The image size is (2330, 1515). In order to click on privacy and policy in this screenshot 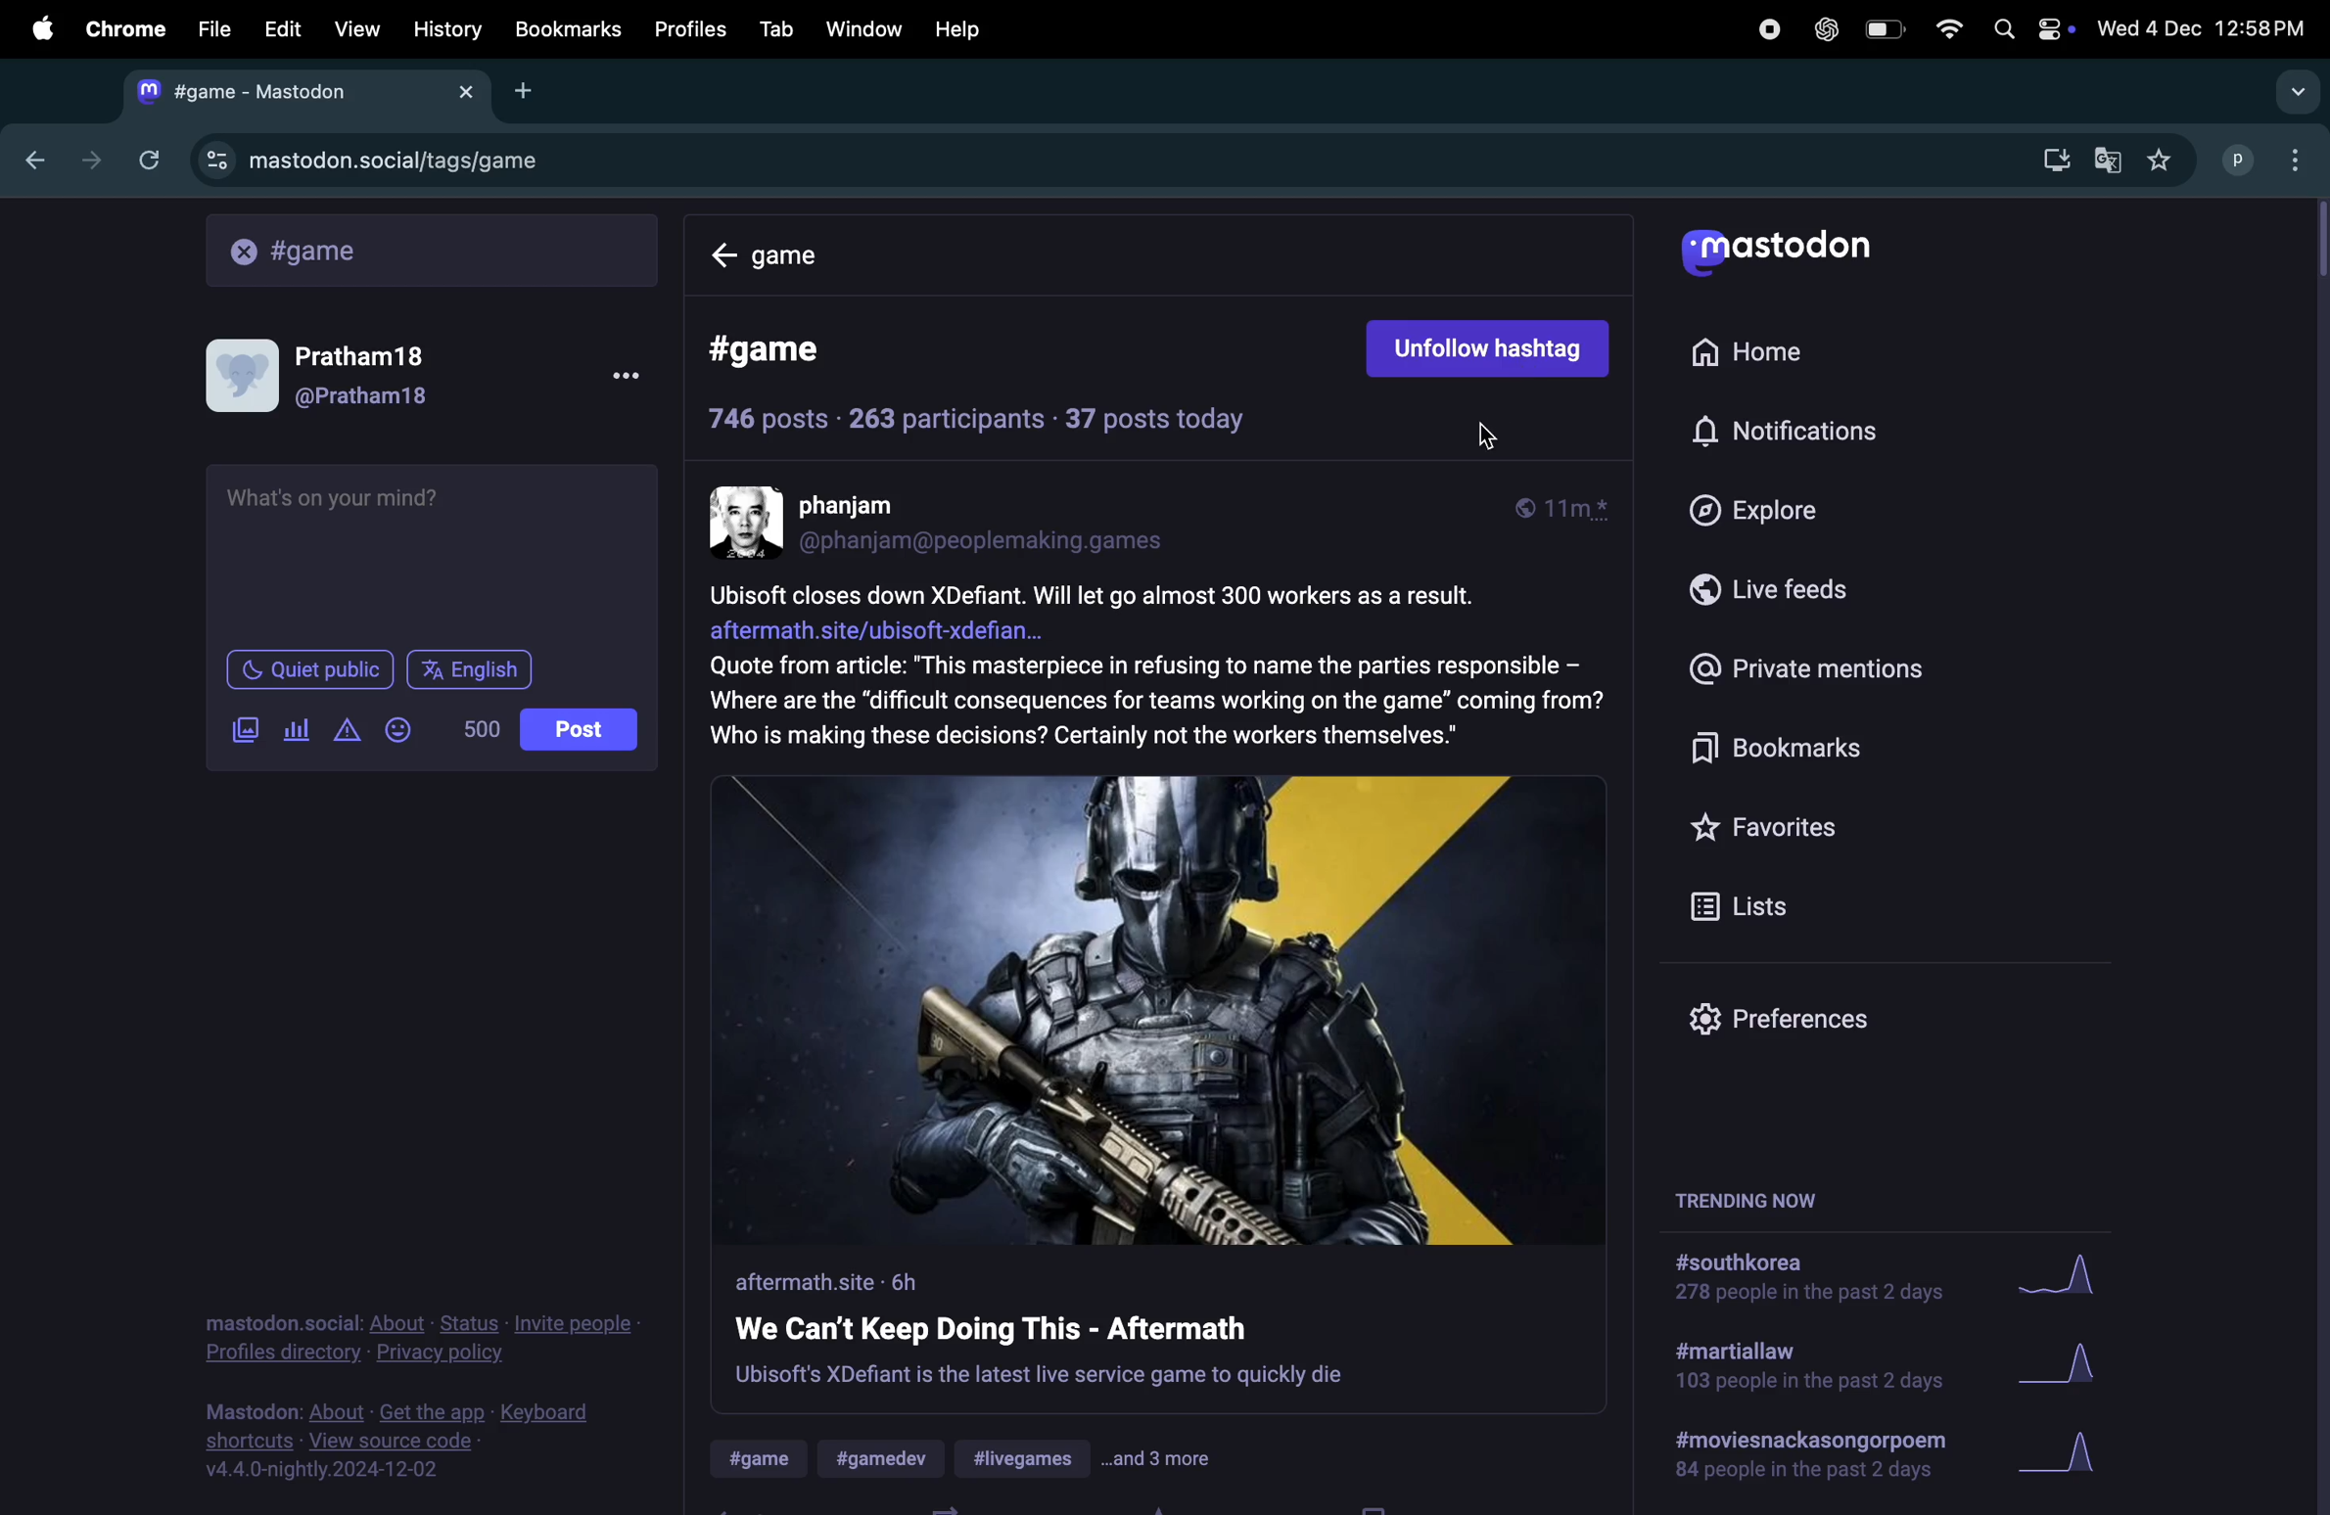, I will do `click(426, 1338)`.